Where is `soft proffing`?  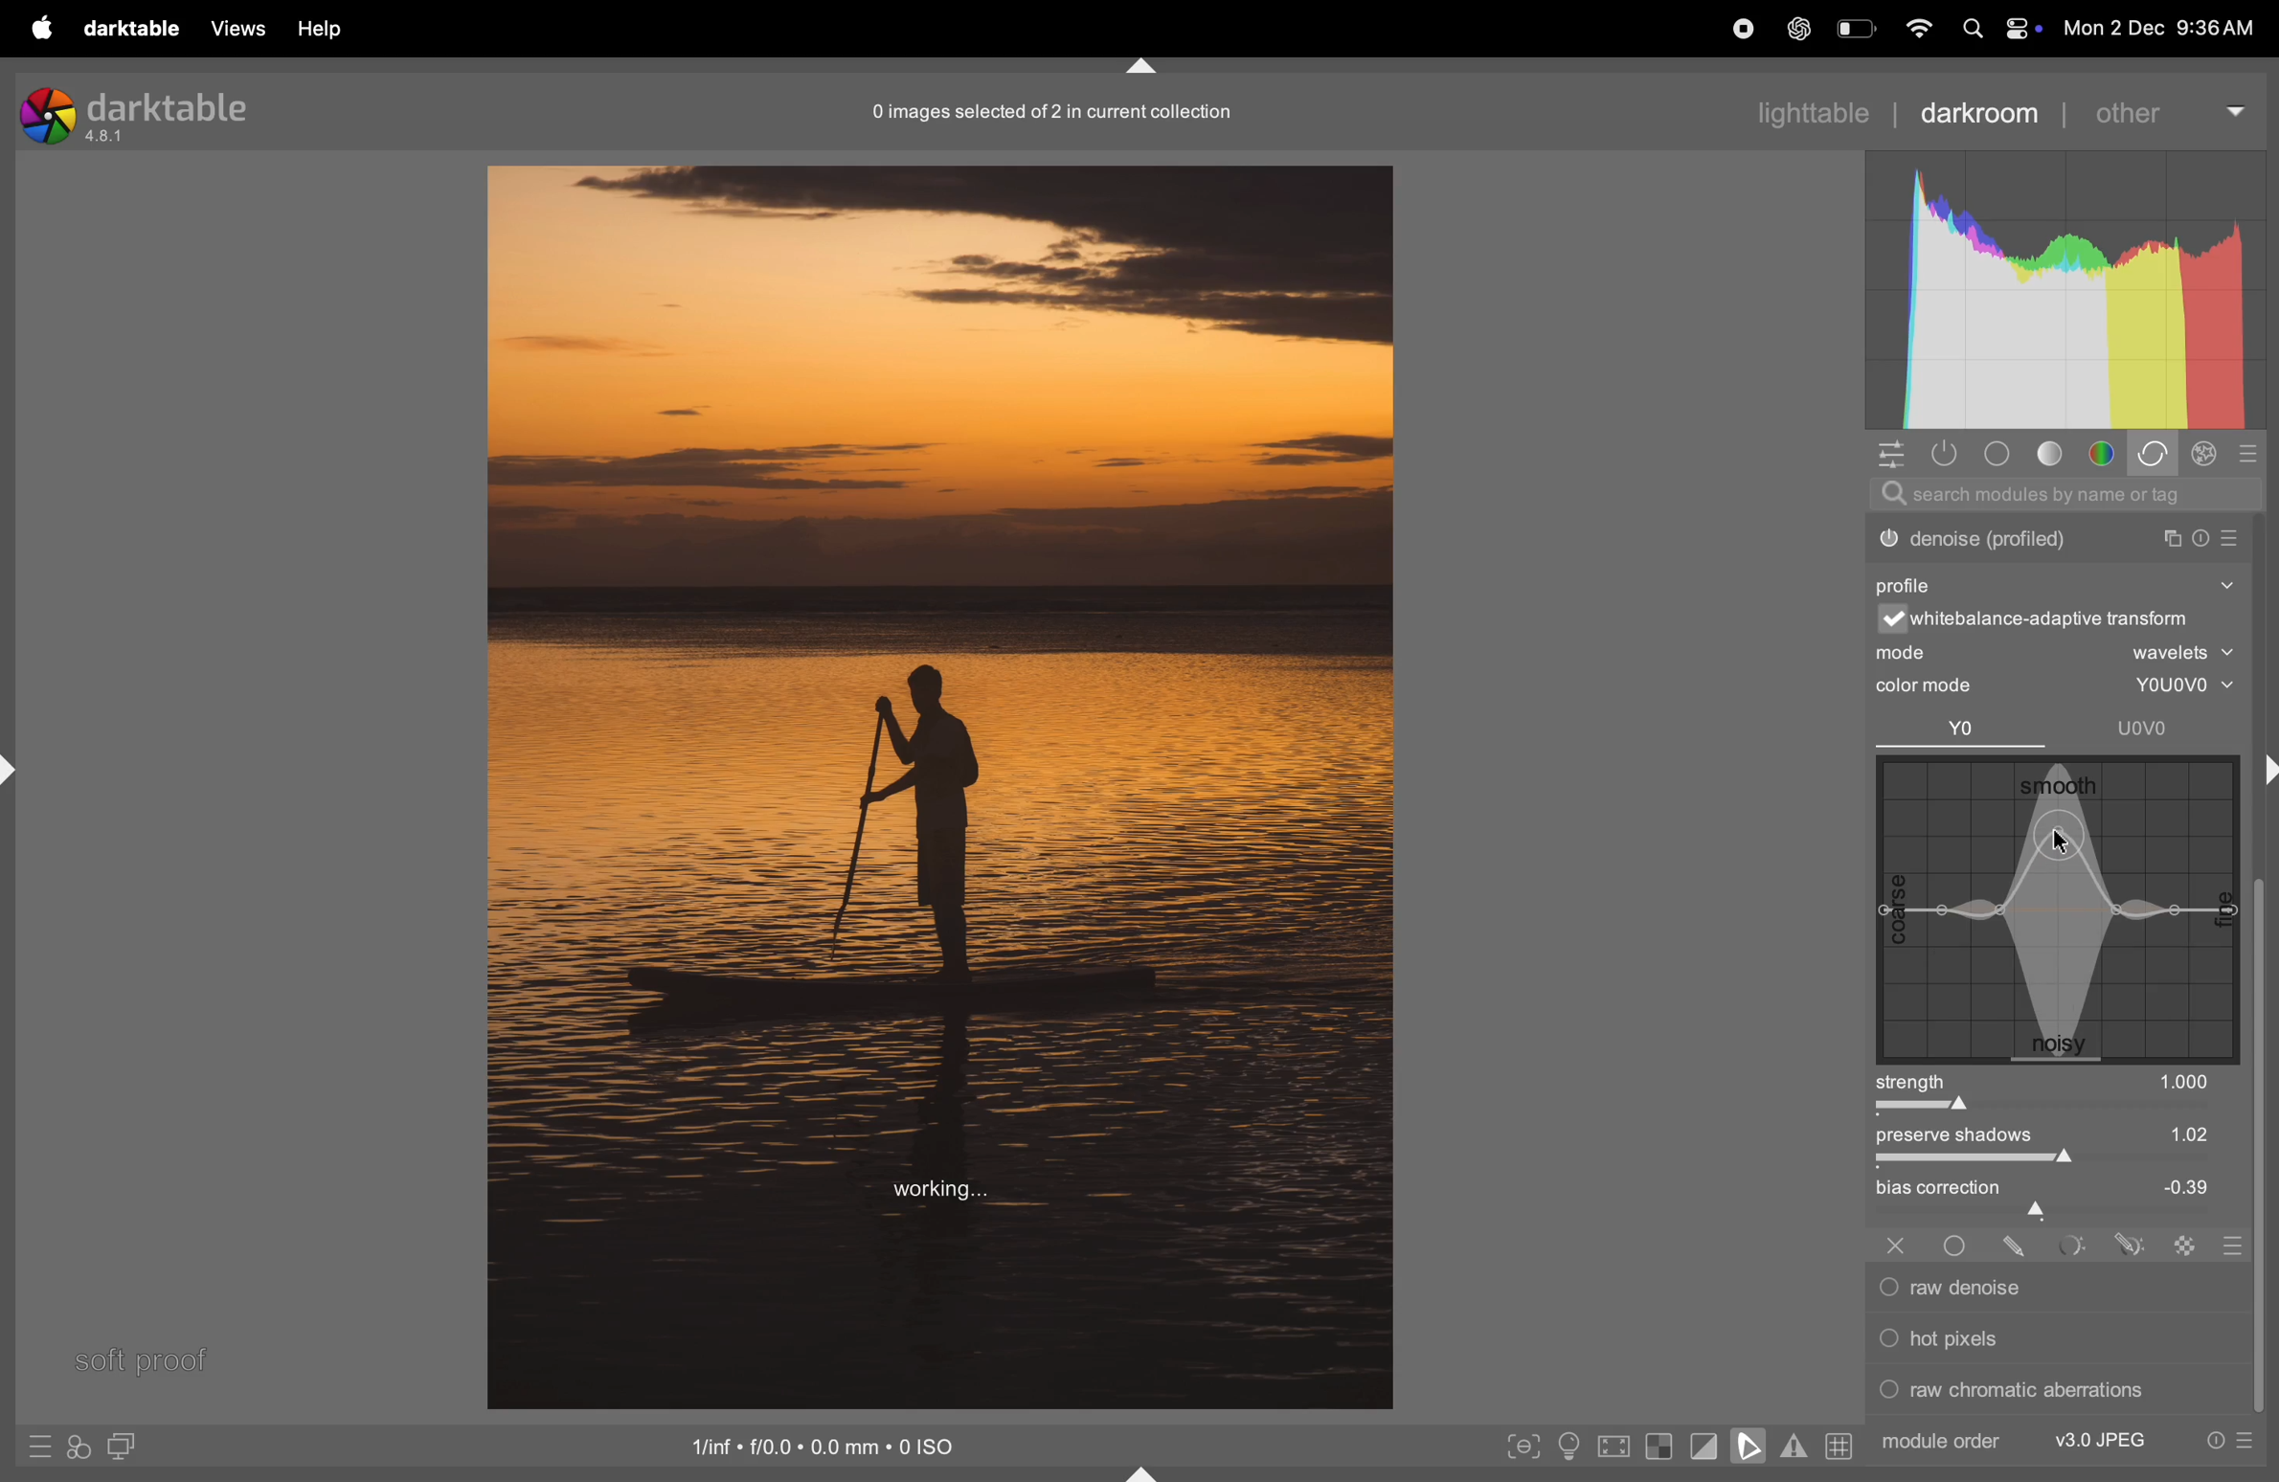 soft proffing is located at coordinates (142, 1358).